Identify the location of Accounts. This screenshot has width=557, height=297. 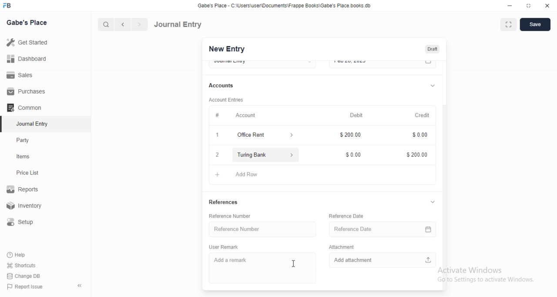
(222, 85).